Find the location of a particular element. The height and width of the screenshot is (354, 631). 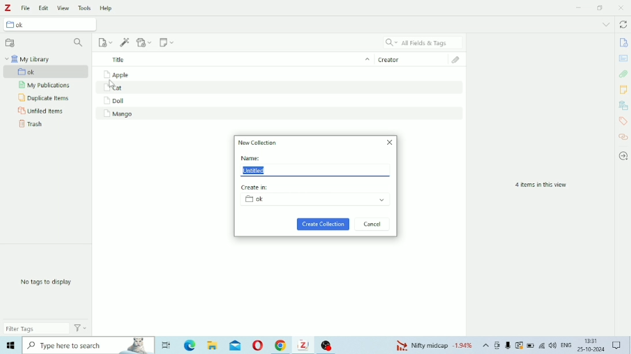

Tags is located at coordinates (623, 121).